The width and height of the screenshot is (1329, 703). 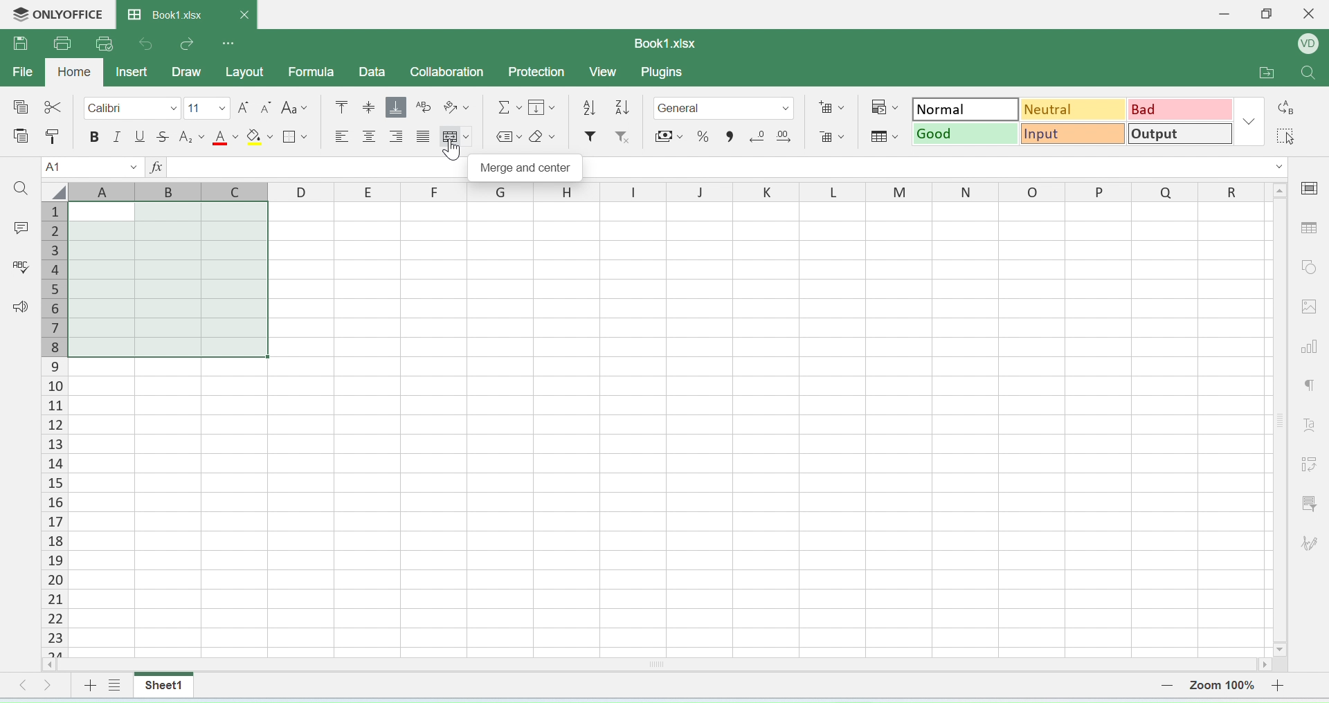 I want to click on align center, so click(x=370, y=108).